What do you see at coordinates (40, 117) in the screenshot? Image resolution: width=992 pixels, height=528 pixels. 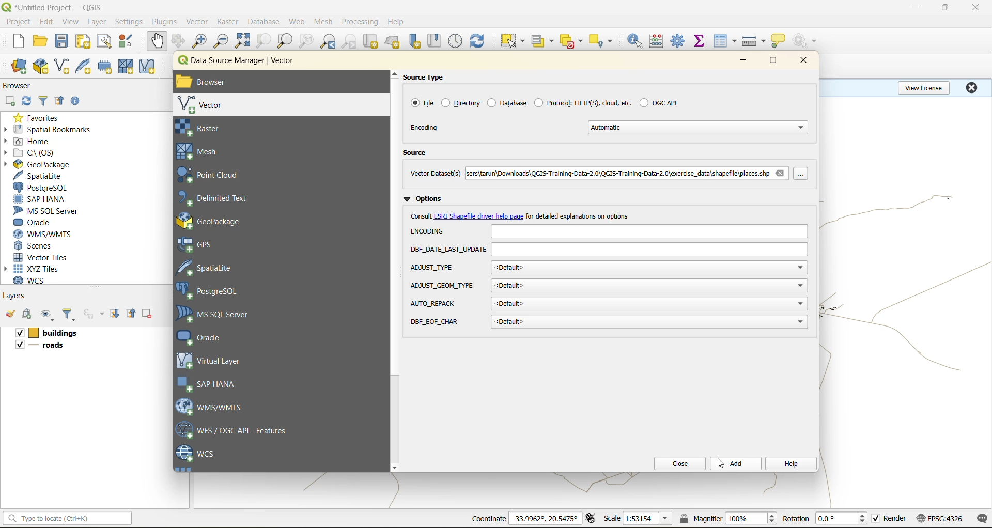 I see `favorites` at bounding box center [40, 117].